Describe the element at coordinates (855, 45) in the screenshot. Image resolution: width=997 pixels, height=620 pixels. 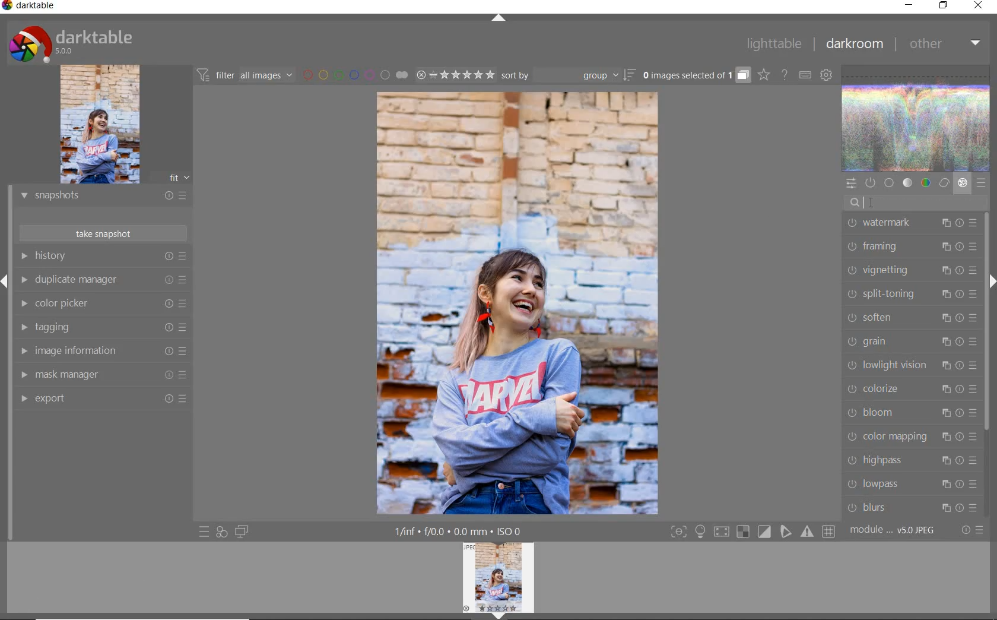
I see `darkroom` at that location.